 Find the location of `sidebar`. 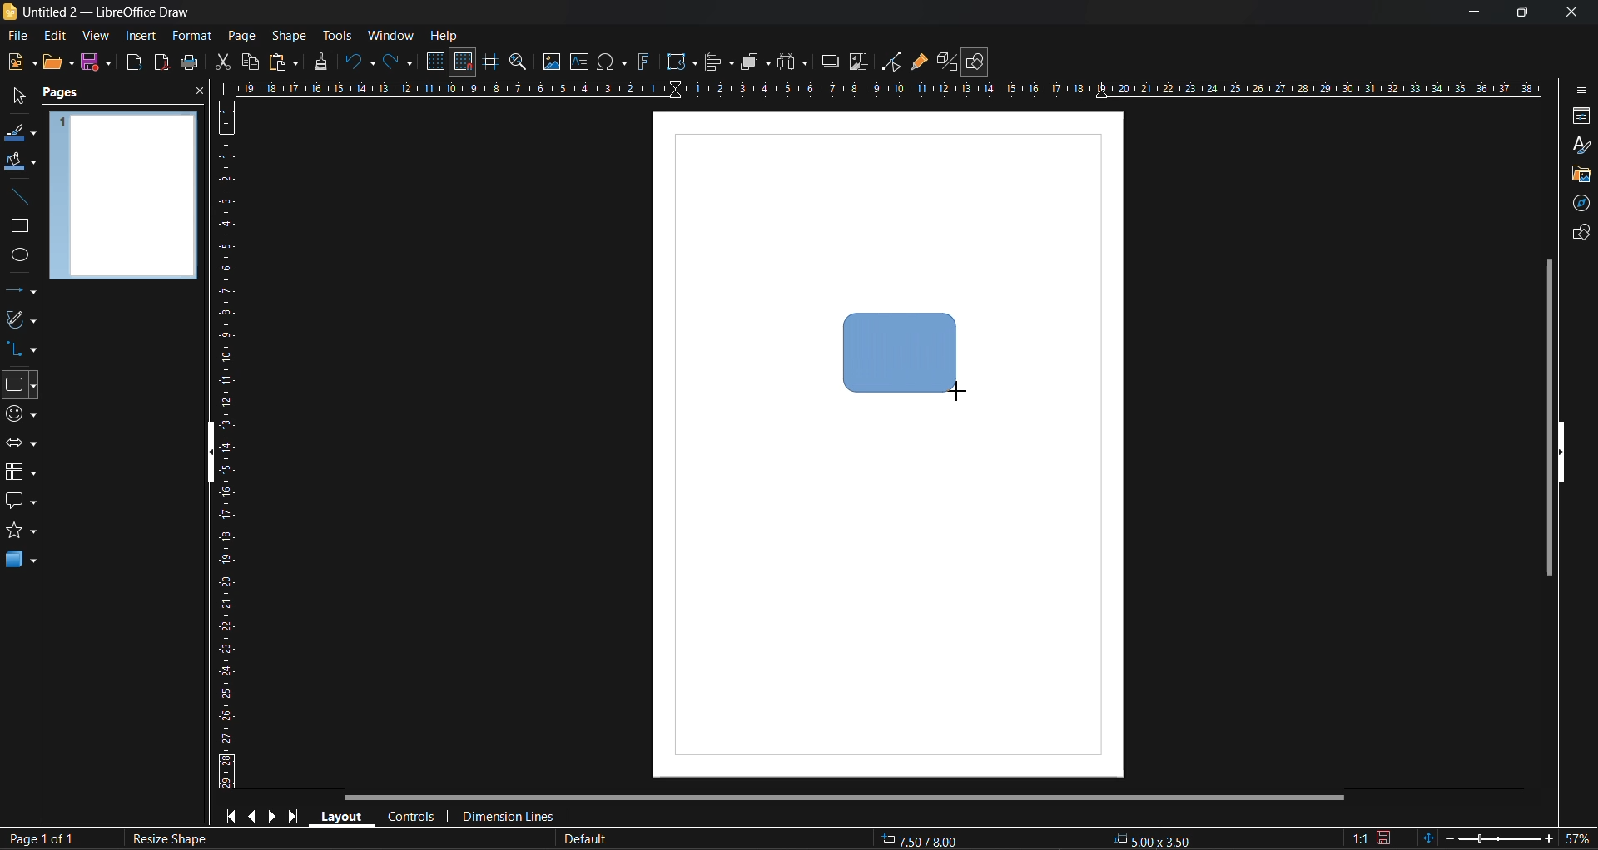

sidebar is located at coordinates (1579, 93).